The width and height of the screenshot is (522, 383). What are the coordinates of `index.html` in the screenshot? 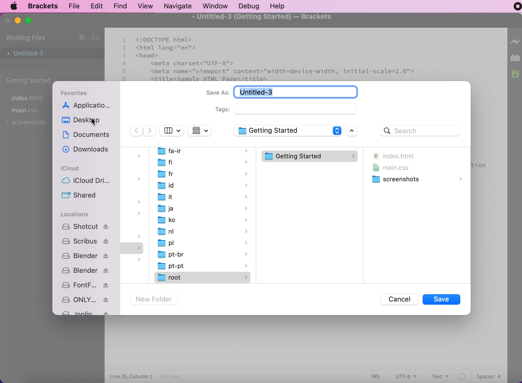 It's located at (398, 156).